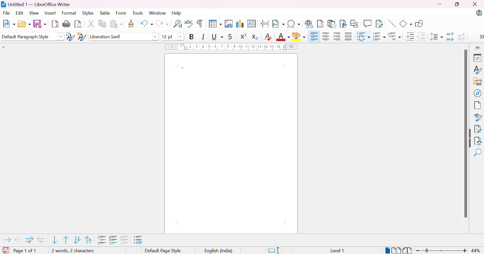 The image size is (484, 254). I want to click on Print, so click(68, 24).